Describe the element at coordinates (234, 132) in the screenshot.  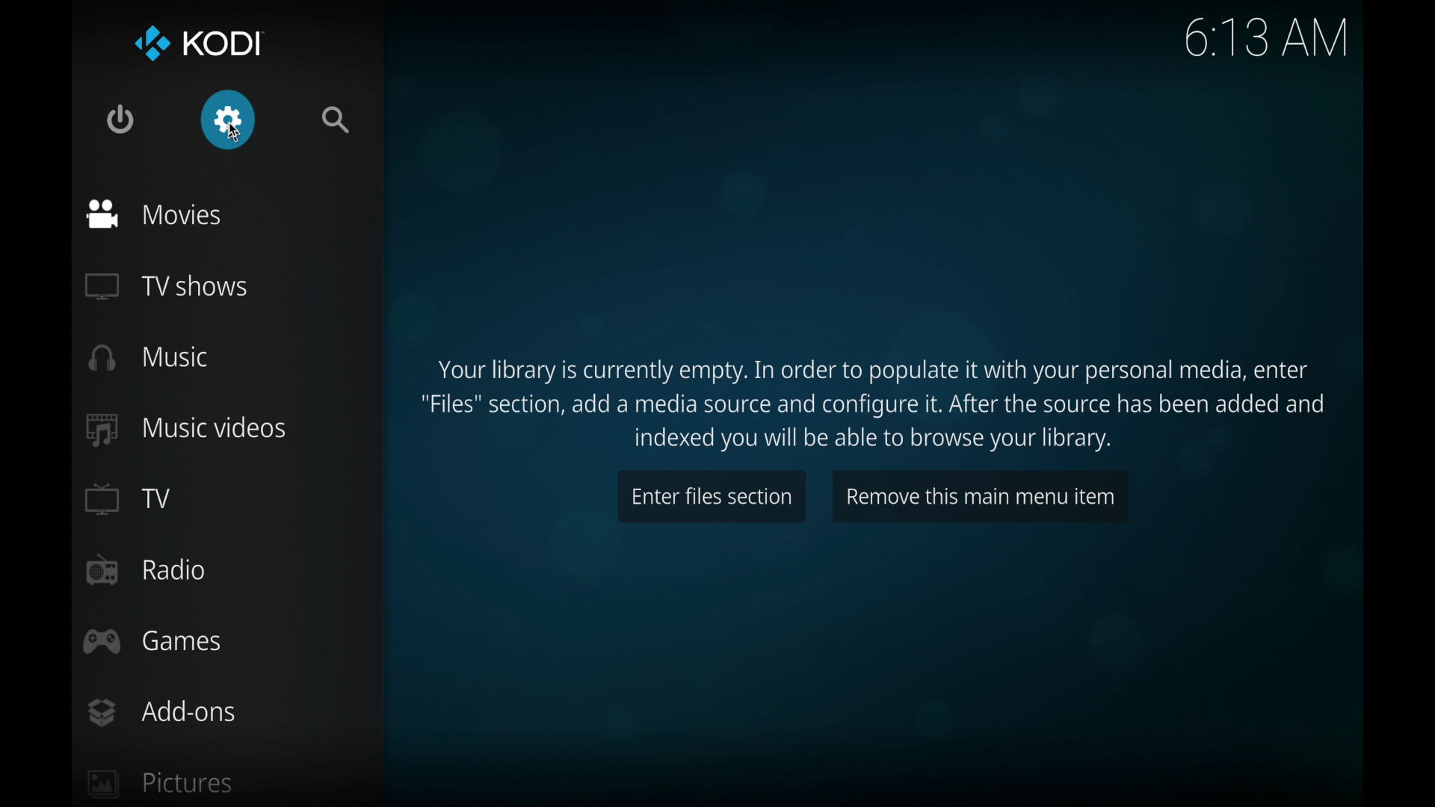
I see `cursor` at that location.